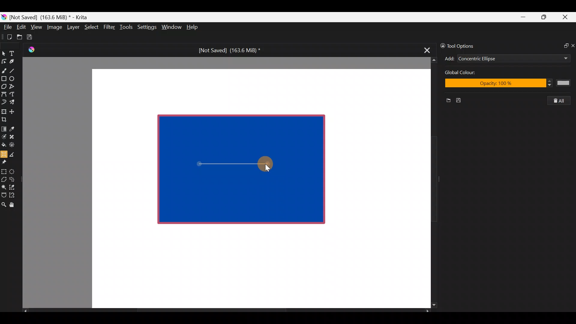  Describe the element at coordinates (13, 187) in the screenshot. I see `Similar color selection tool` at that location.